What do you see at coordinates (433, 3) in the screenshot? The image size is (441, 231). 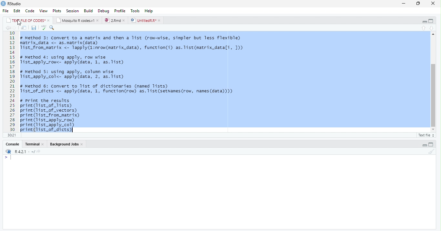 I see `Close` at bounding box center [433, 3].